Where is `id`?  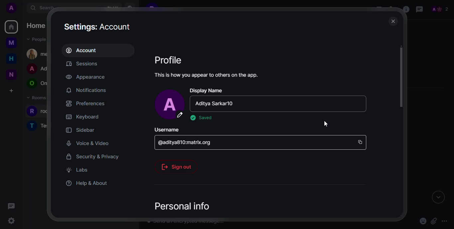
id is located at coordinates (188, 141).